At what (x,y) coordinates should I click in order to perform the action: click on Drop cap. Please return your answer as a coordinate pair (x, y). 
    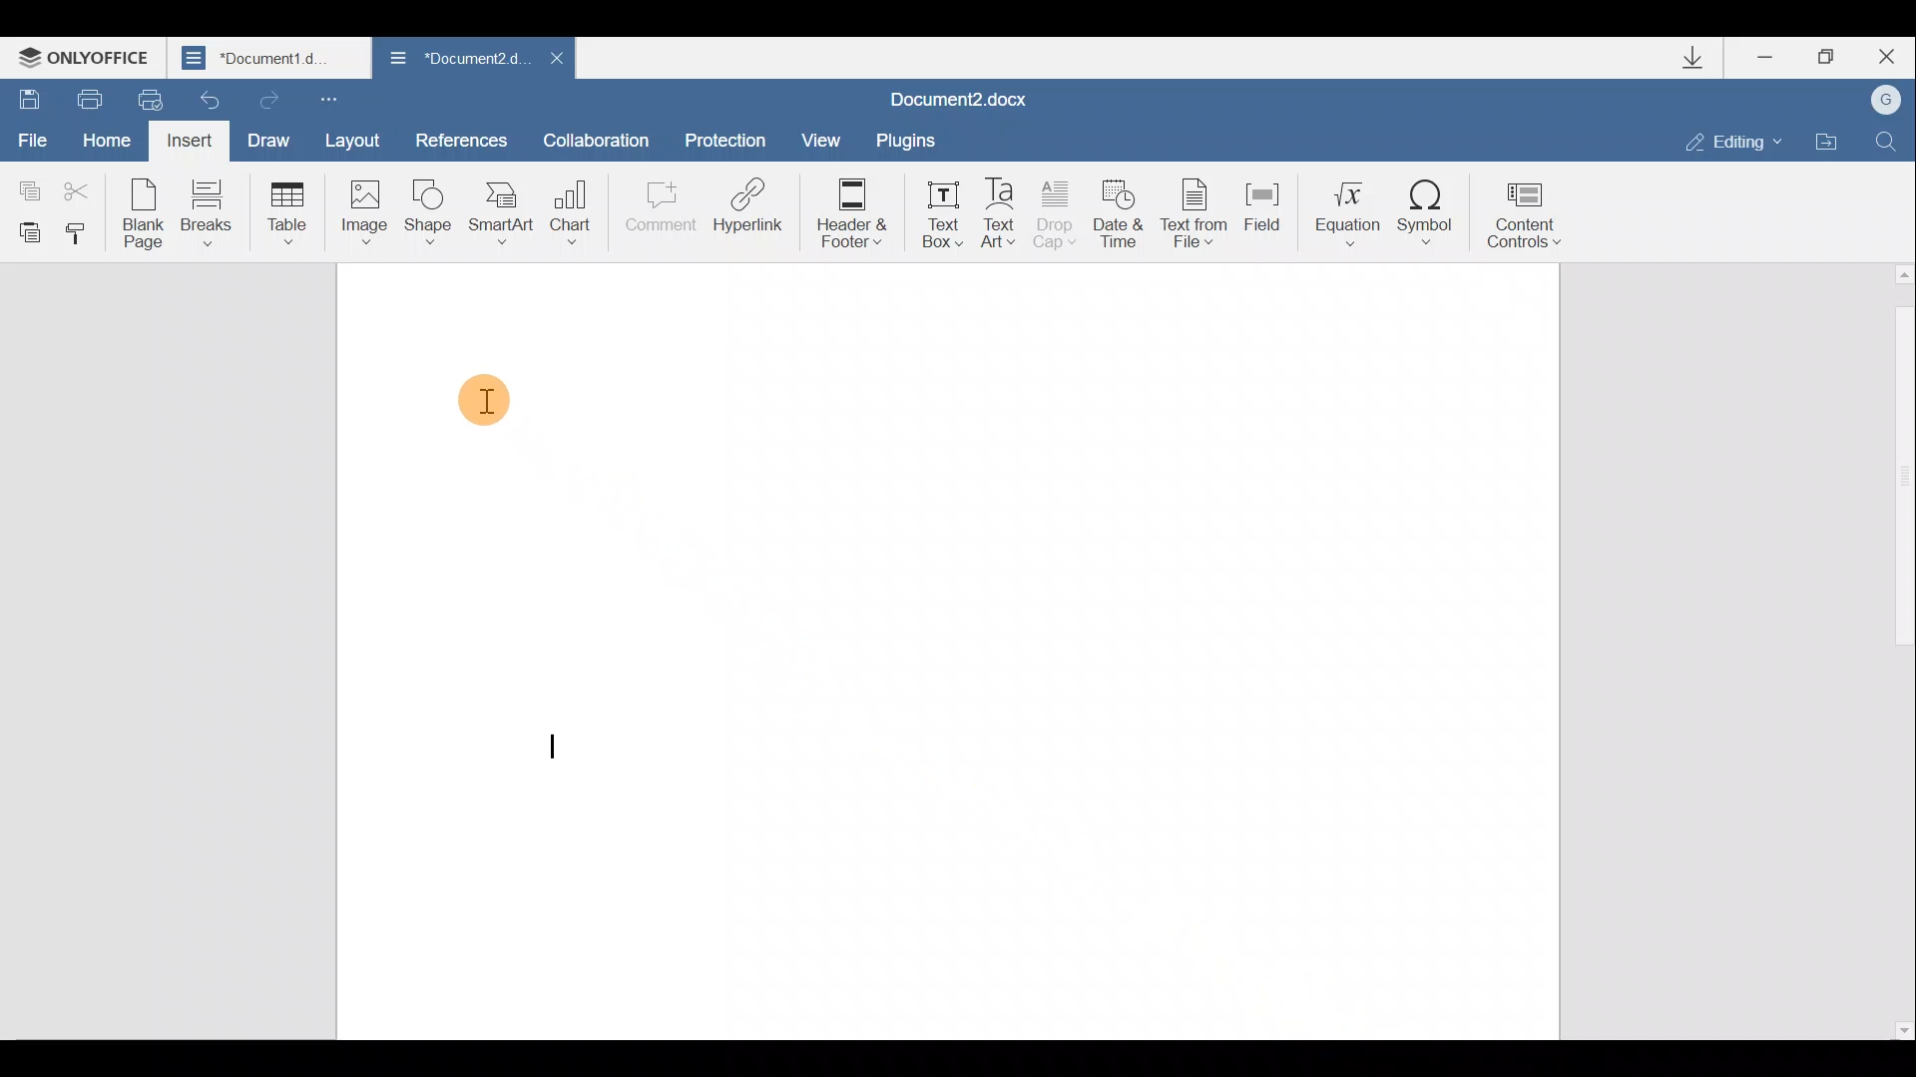
    Looking at the image, I should click on (1055, 217).